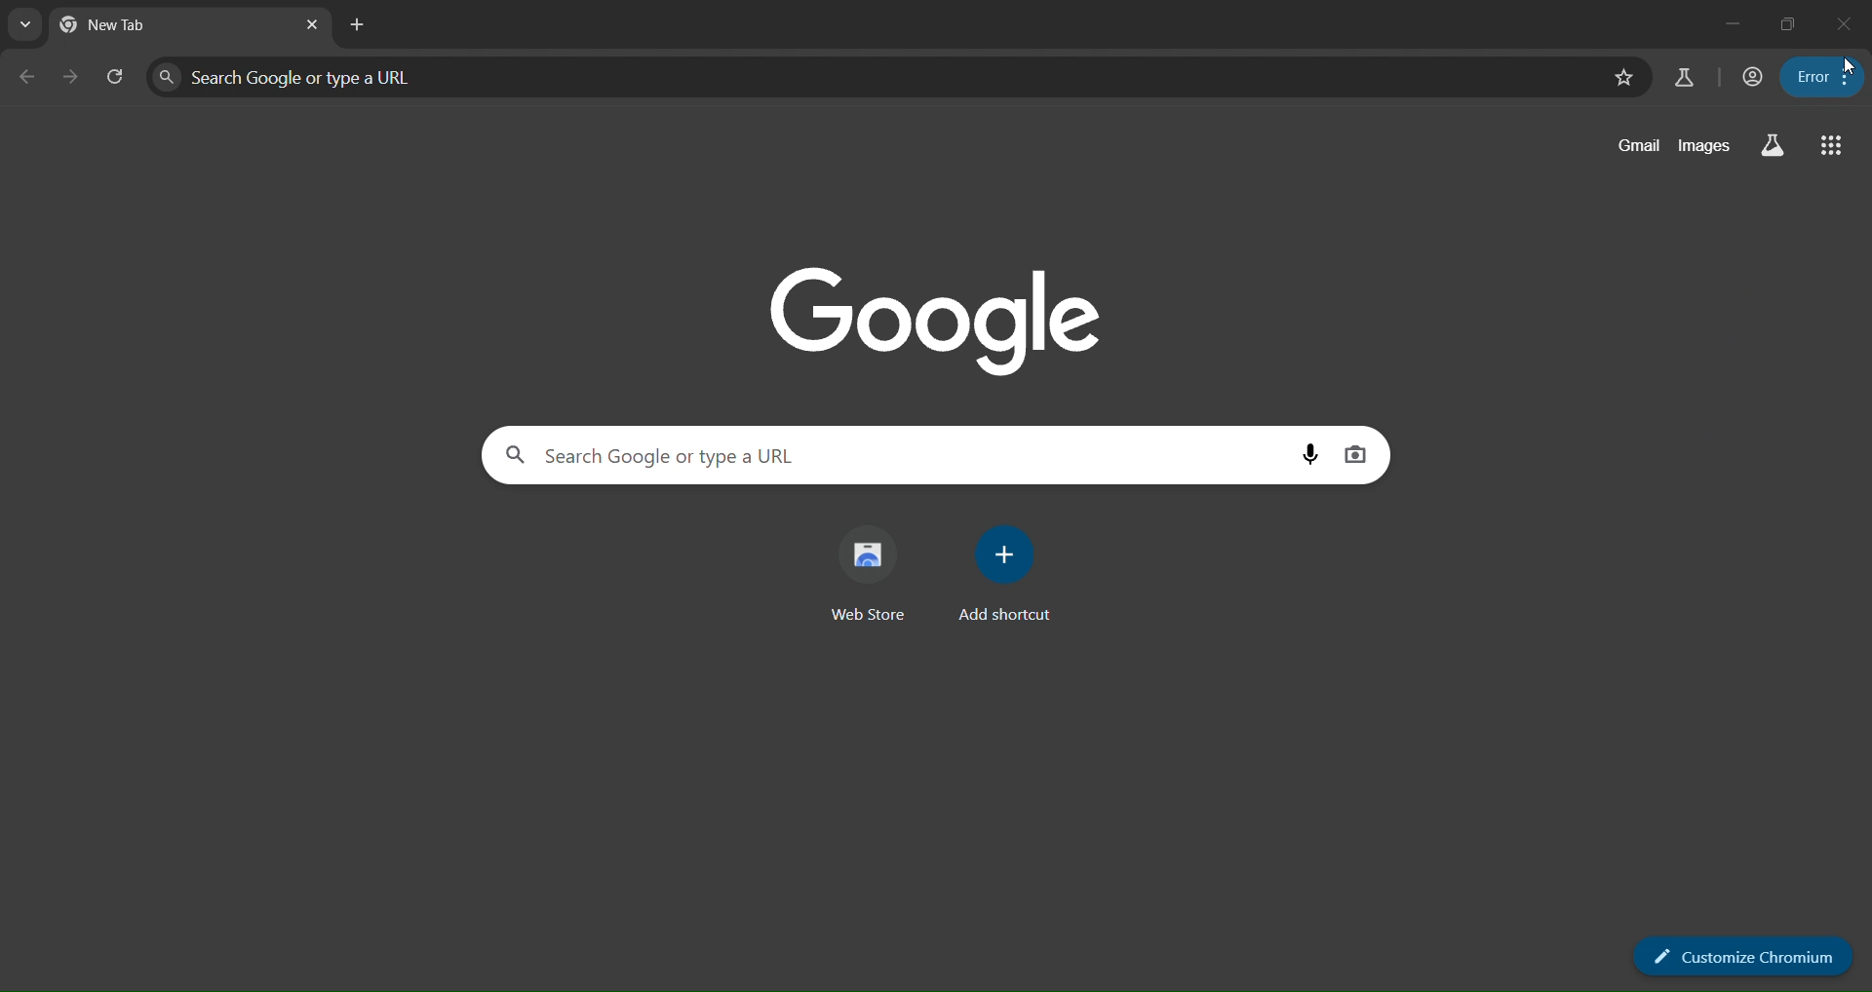 The image size is (1872, 992). What do you see at coordinates (1789, 23) in the screenshot?
I see `restore down` at bounding box center [1789, 23].